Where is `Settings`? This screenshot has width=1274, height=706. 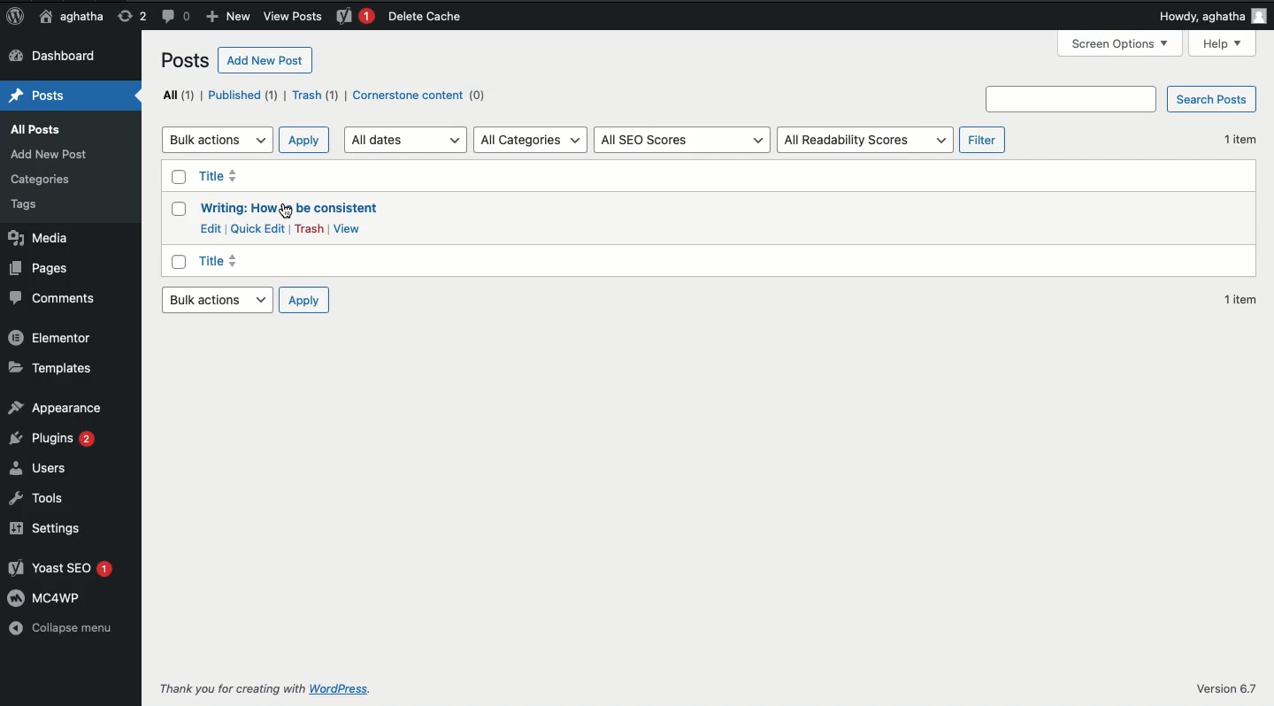 Settings is located at coordinates (49, 527).